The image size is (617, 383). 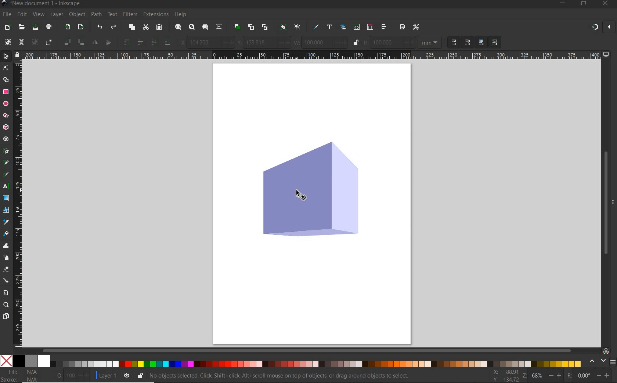 I want to click on increase/decrease, so click(x=340, y=43).